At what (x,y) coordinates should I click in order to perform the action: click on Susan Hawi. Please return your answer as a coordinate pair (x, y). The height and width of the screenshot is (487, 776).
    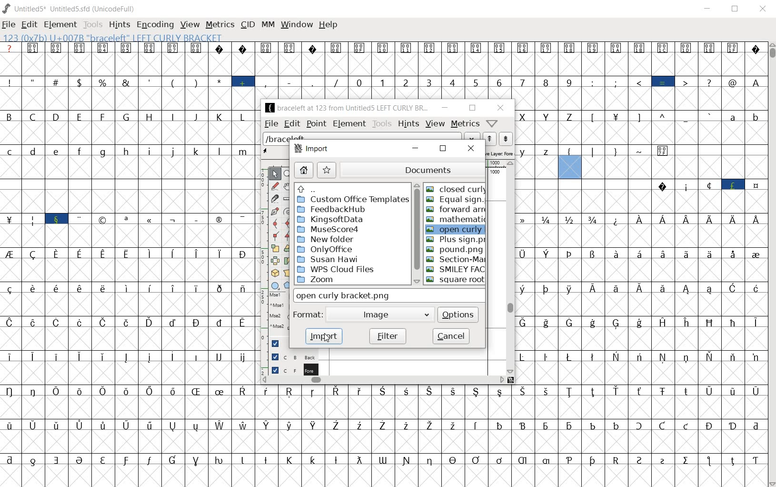
    Looking at the image, I should click on (330, 259).